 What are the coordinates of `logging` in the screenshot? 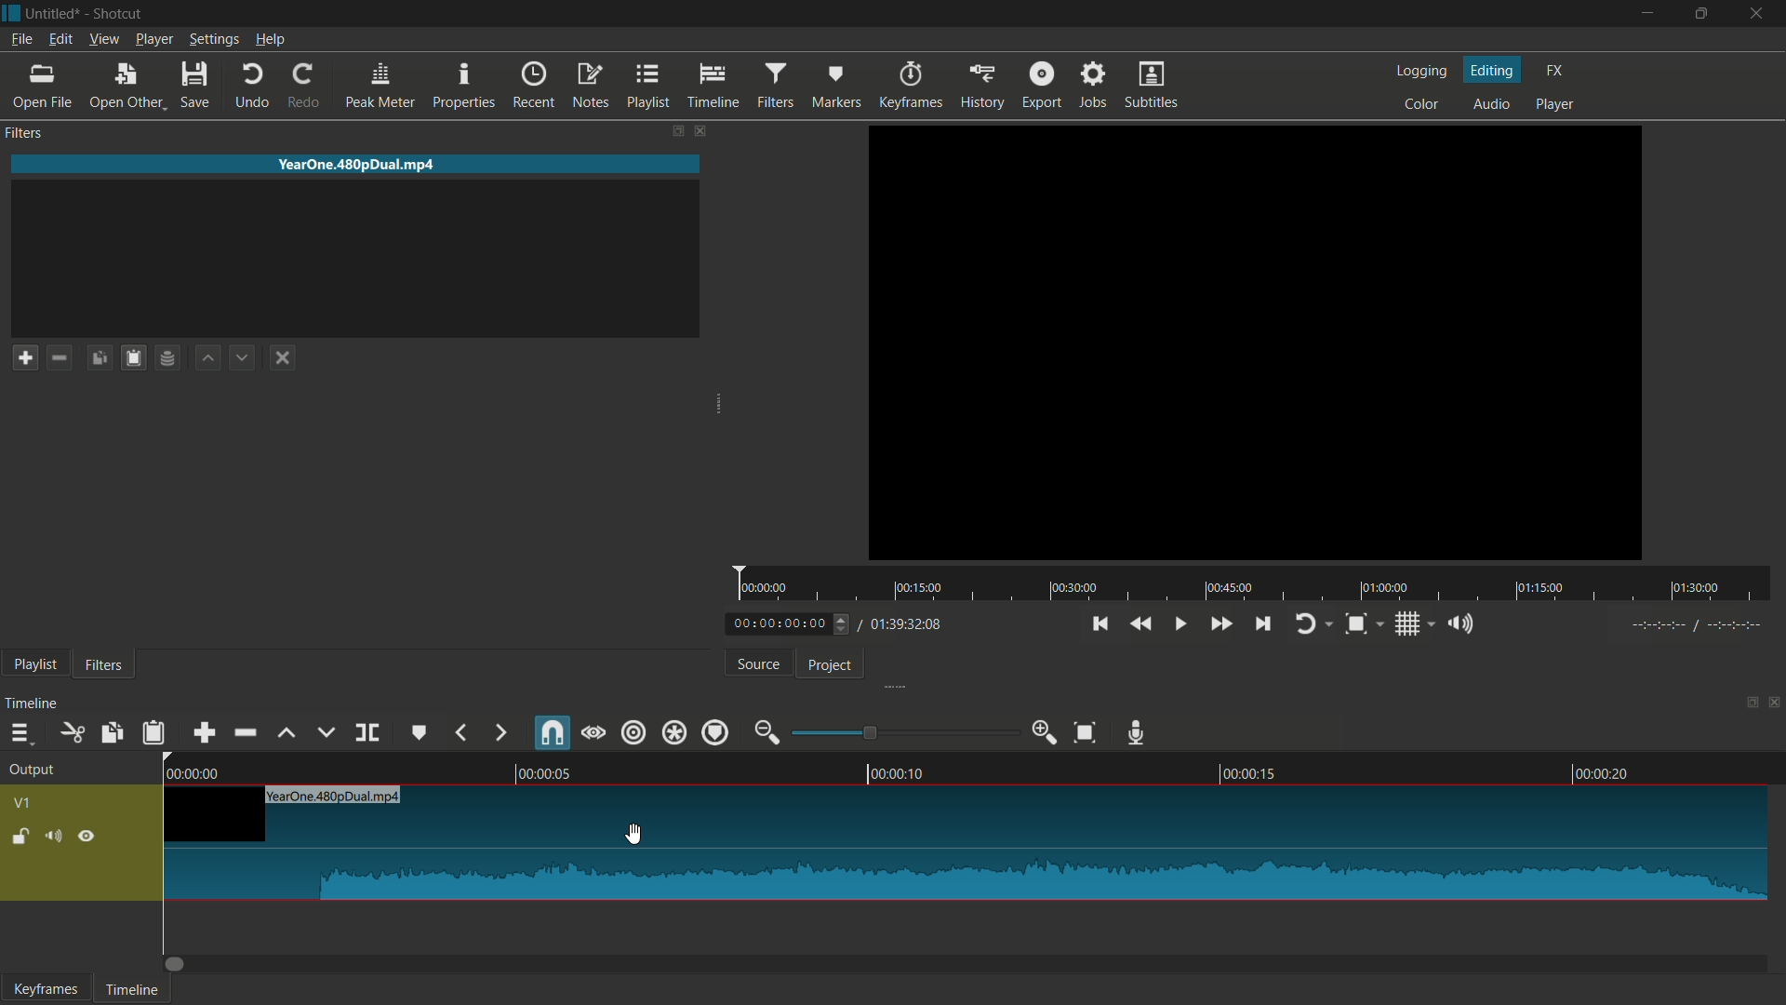 It's located at (1419, 72).